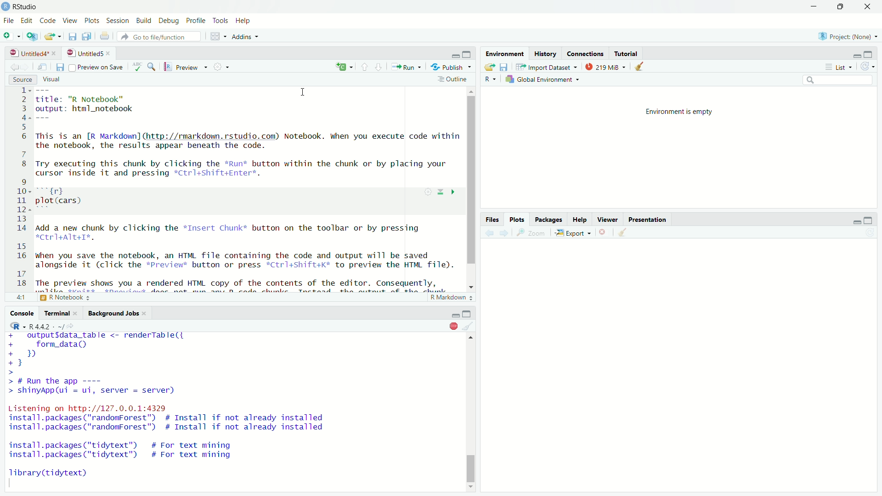  Describe the element at coordinates (868, 220) in the screenshot. I see `maximize` at that location.